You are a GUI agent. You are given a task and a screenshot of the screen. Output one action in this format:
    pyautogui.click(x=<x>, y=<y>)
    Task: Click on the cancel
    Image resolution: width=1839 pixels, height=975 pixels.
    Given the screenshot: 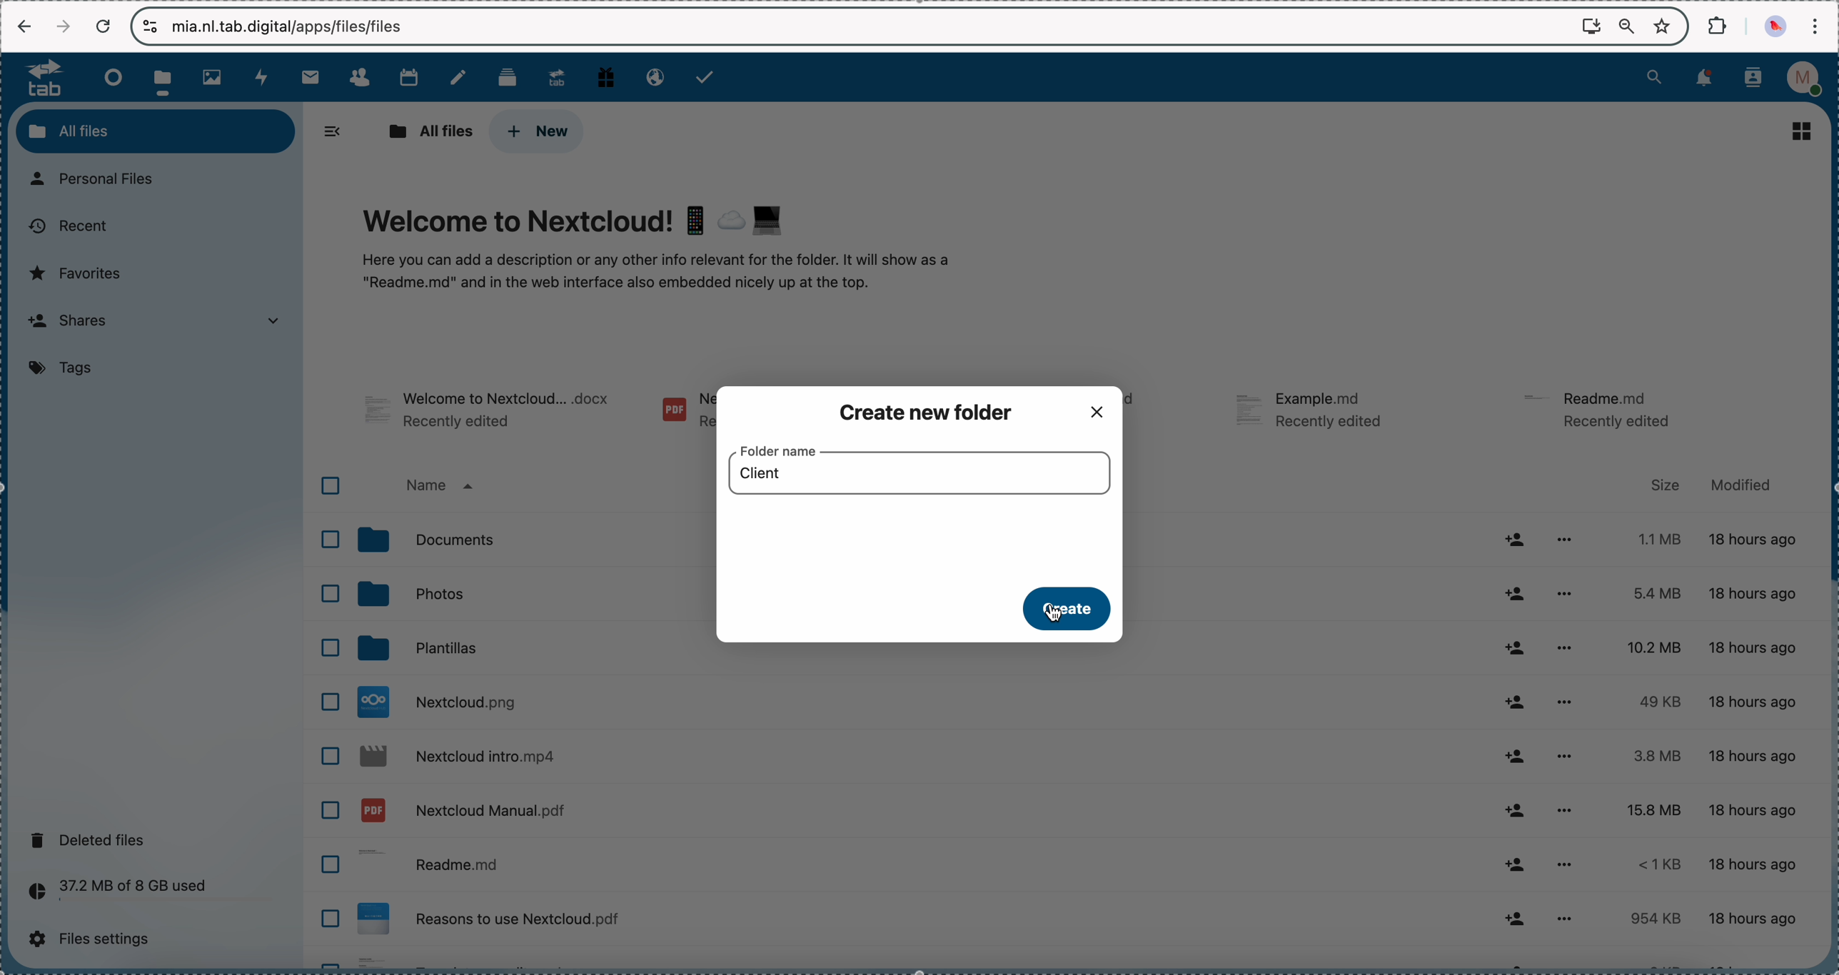 What is the action you would take?
    pyautogui.click(x=102, y=27)
    